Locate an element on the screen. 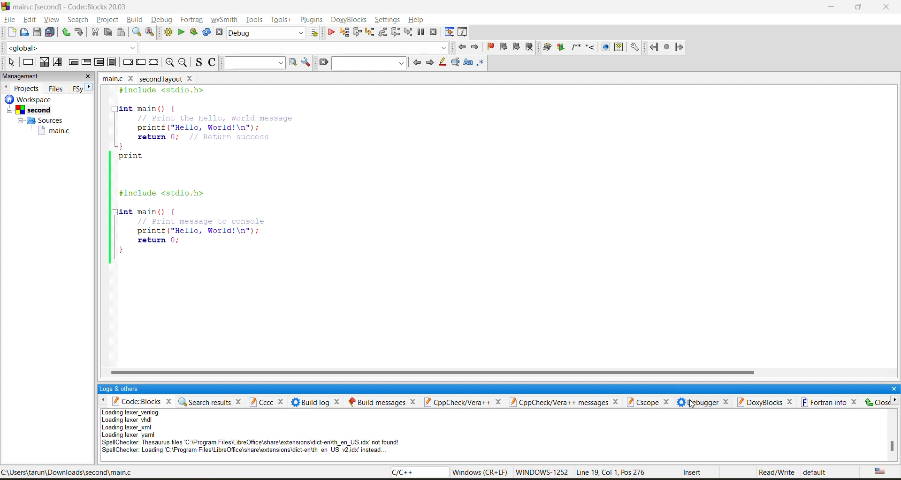 This screenshot has height=480, width=901. abort is located at coordinates (221, 31).